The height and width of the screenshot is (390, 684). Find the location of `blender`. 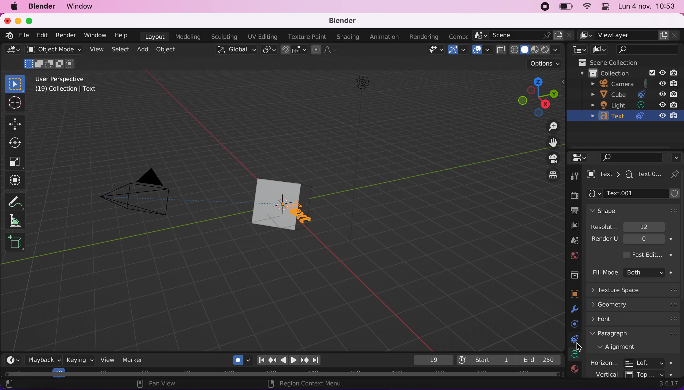

blender is located at coordinates (347, 21).